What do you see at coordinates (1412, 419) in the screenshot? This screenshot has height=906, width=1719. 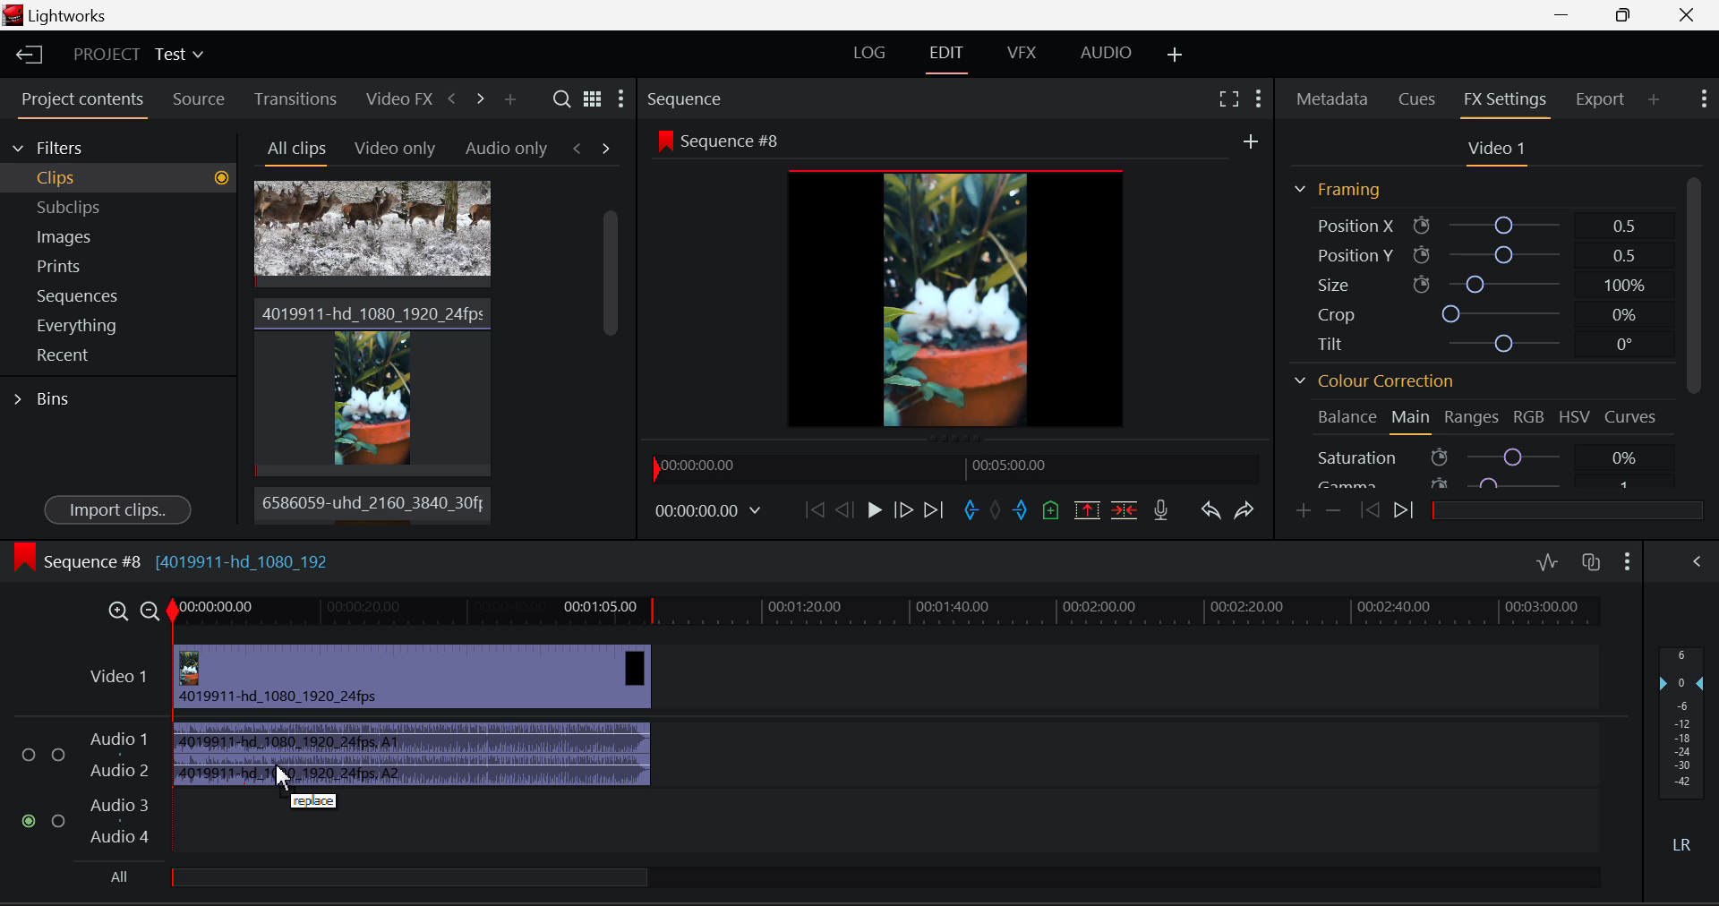 I see `Main Tab Open` at bounding box center [1412, 419].